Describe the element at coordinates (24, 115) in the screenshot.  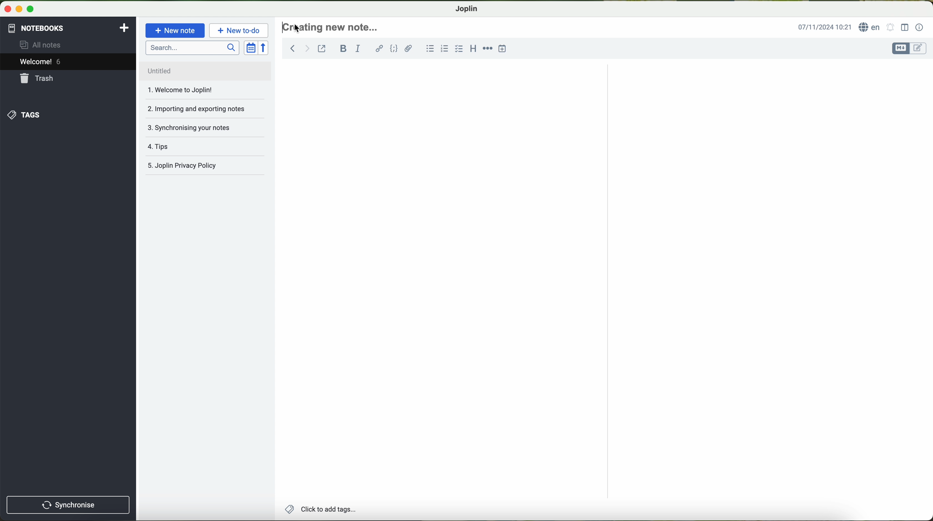
I see `tags` at that location.